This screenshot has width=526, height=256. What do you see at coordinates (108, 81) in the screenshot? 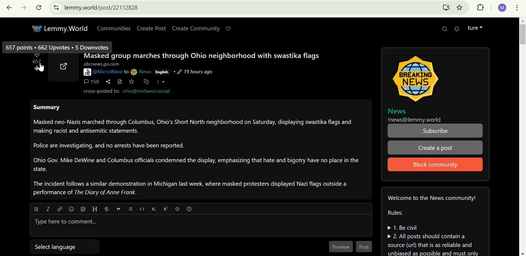
I see `share` at bounding box center [108, 81].